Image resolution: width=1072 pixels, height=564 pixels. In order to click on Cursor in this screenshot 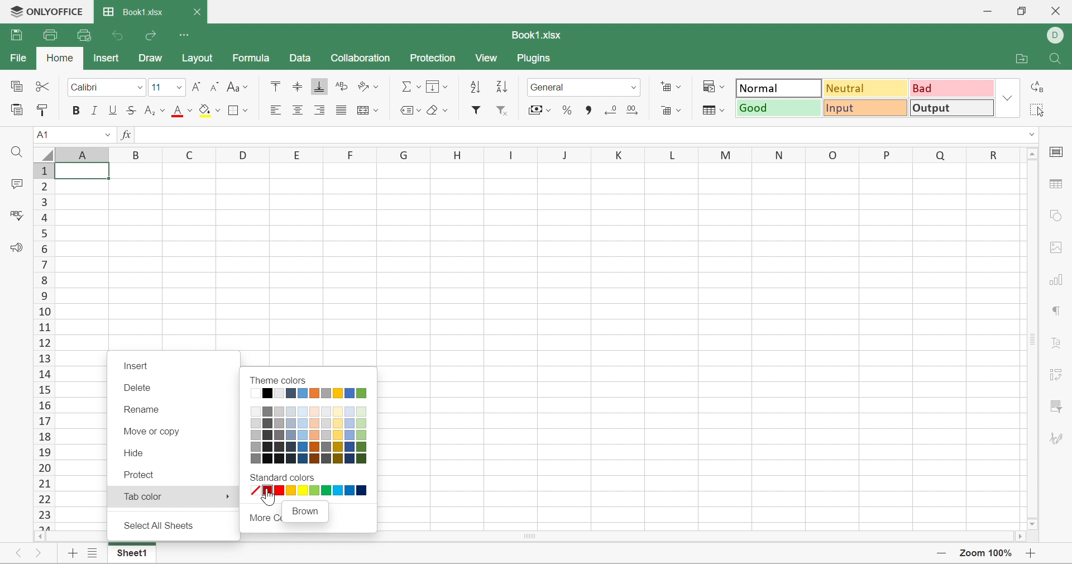, I will do `click(158, 498)`.